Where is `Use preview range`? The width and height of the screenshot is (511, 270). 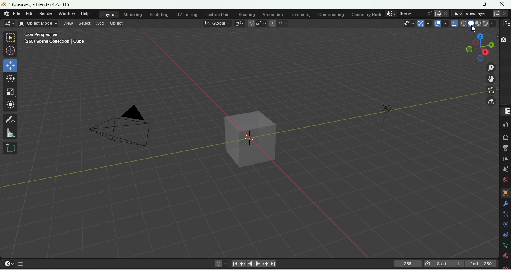
Use preview range is located at coordinates (427, 263).